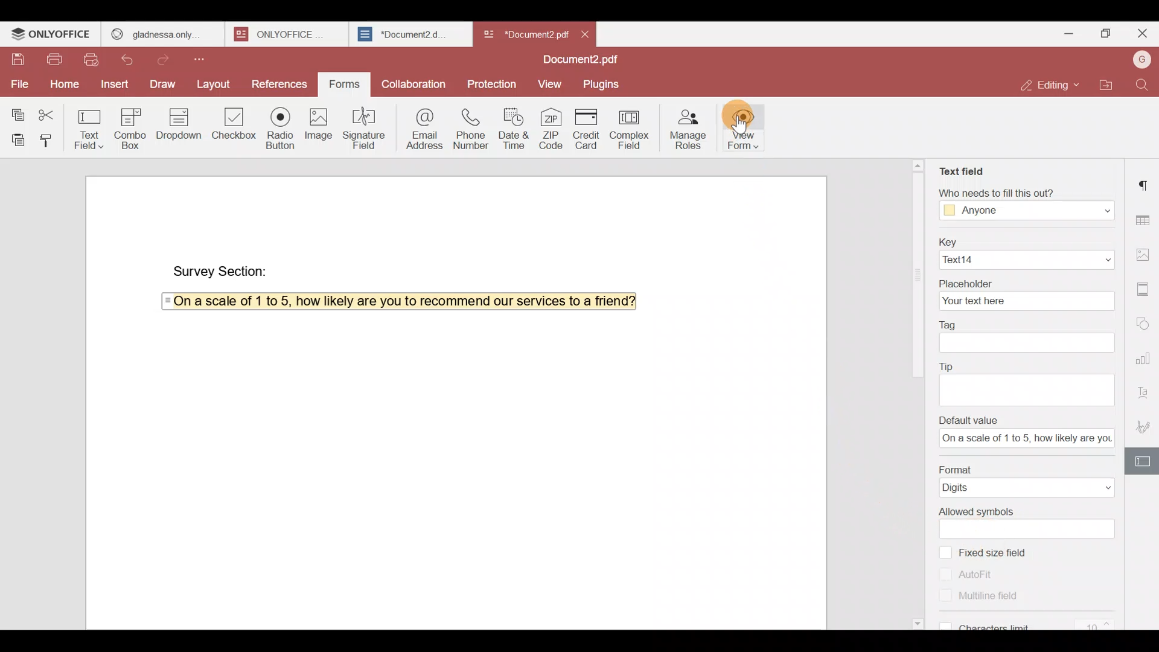 This screenshot has width=1159, height=652. Describe the element at coordinates (284, 34) in the screenshot. I see `ONLYOFFICE` at that location.